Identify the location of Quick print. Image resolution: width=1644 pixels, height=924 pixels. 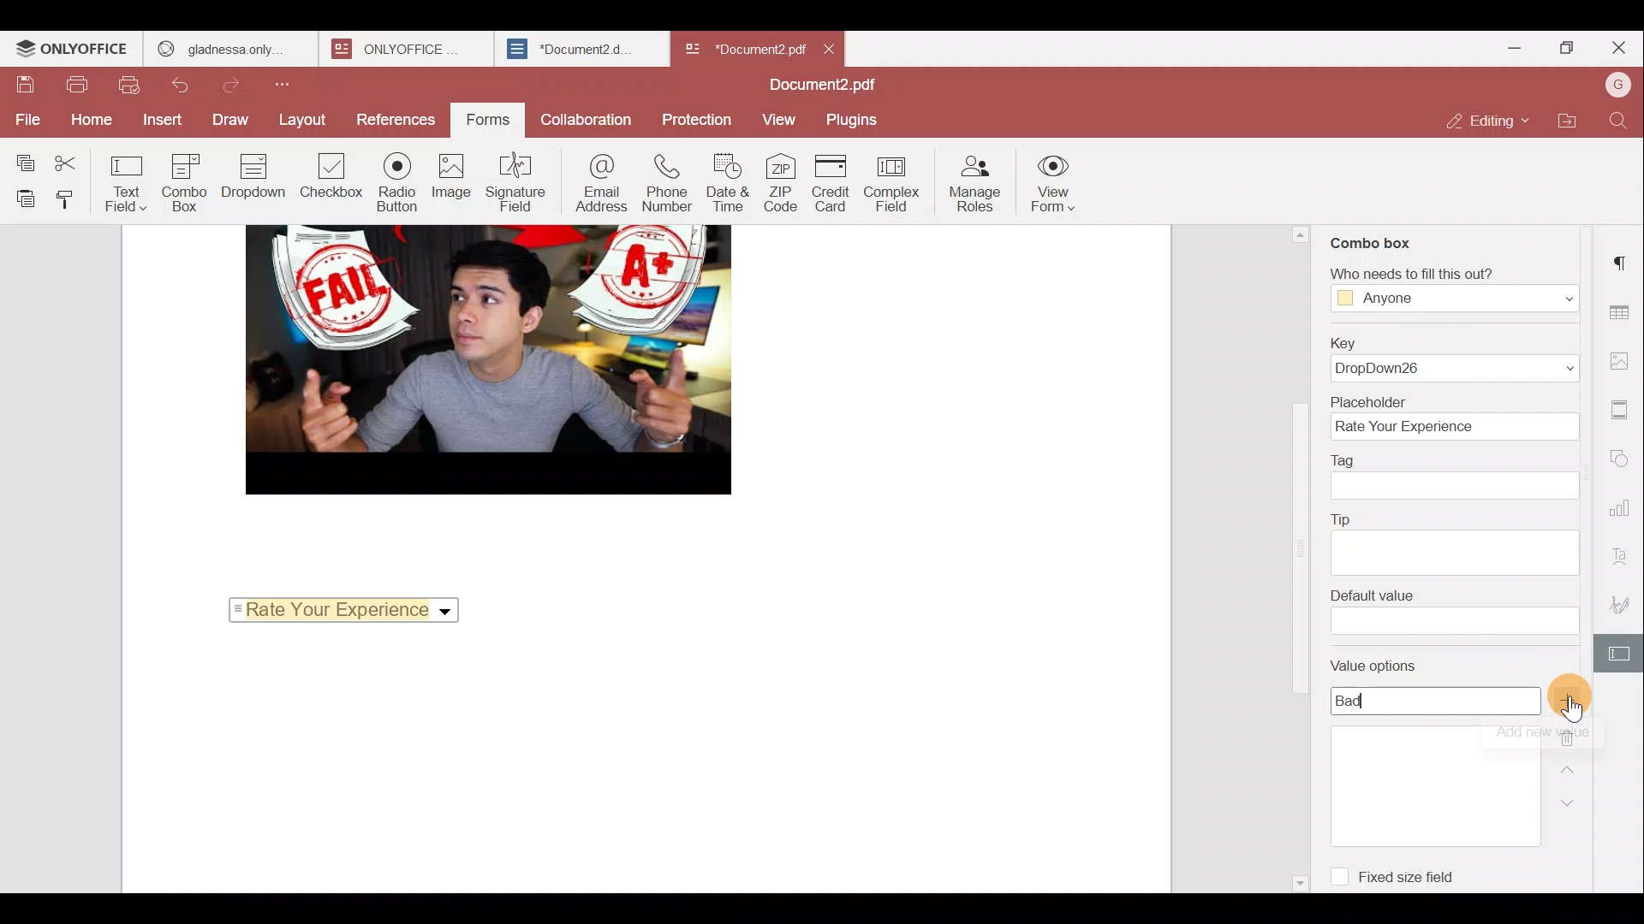
(128, 86).